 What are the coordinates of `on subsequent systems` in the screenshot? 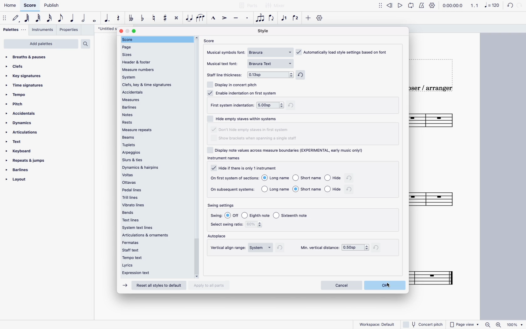 It's located at (233, 189).